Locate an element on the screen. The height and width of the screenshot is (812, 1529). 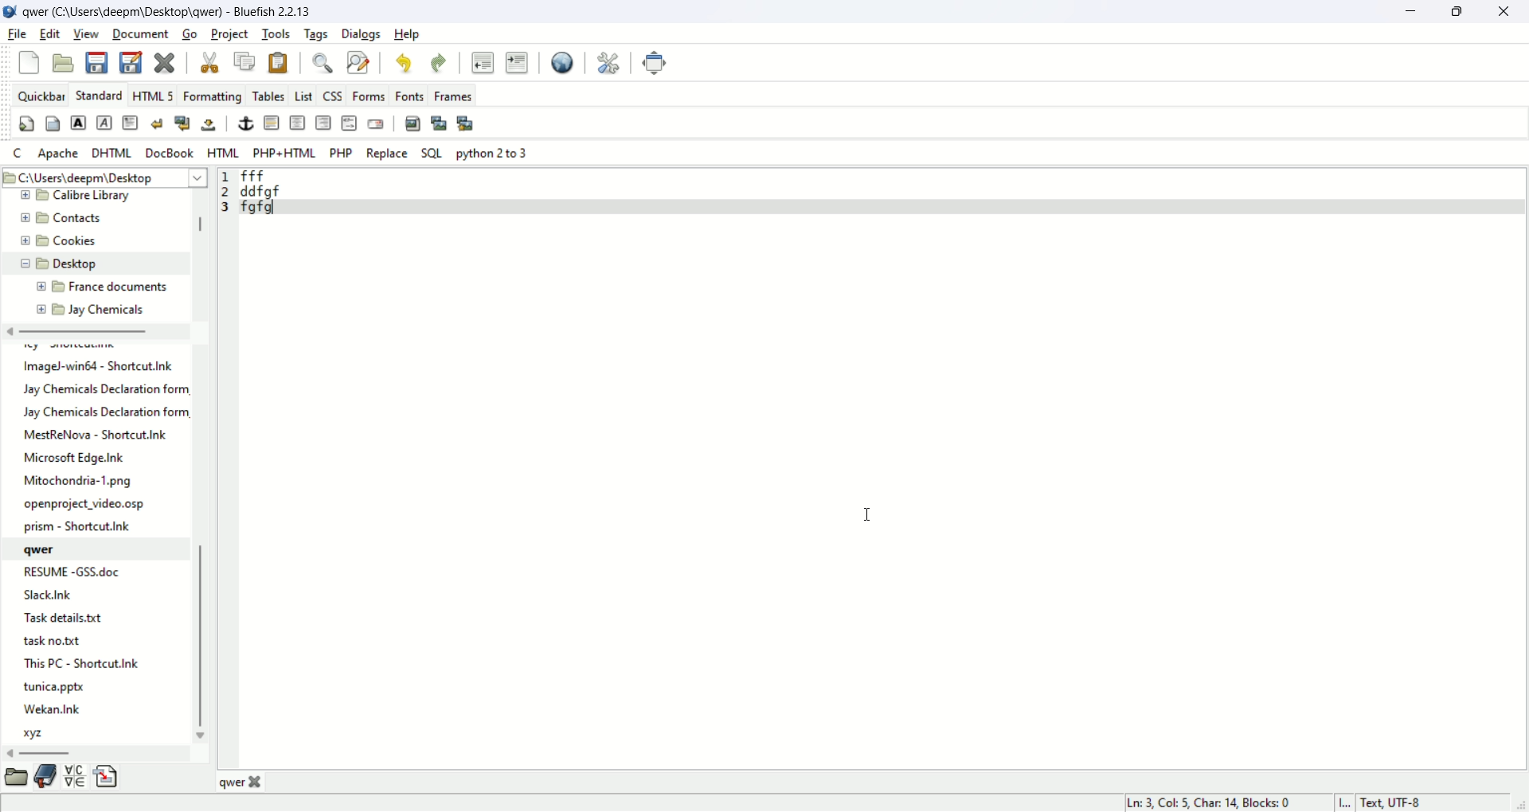
snippet is located at coordinates (108, 779).